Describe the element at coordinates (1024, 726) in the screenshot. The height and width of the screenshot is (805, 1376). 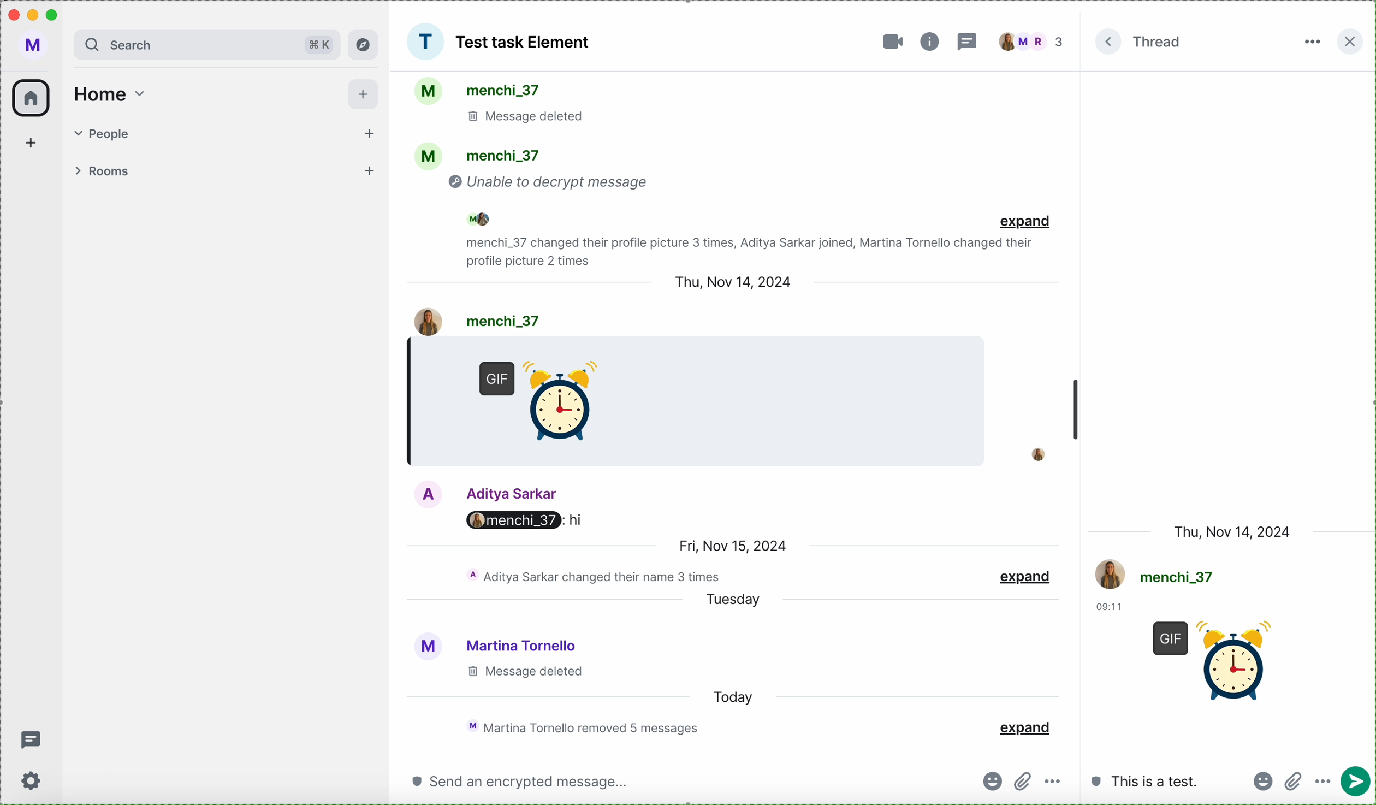
I see `expand` at that location.